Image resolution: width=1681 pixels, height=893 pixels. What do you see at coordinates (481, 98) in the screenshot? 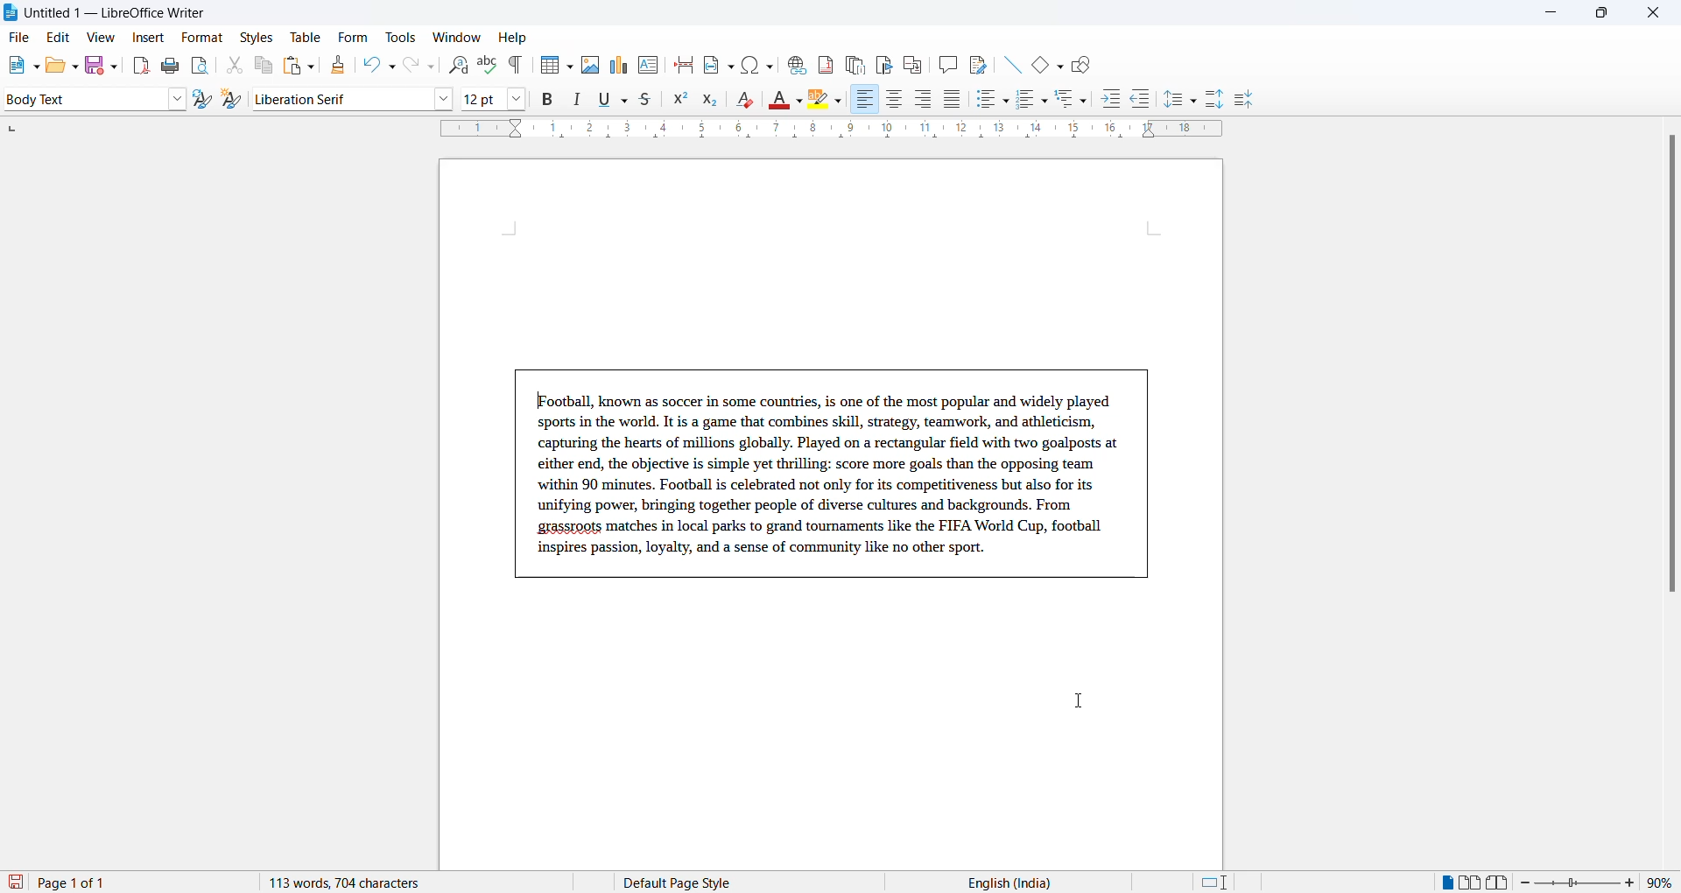
I see `font size` at bounding box center [481, 98].